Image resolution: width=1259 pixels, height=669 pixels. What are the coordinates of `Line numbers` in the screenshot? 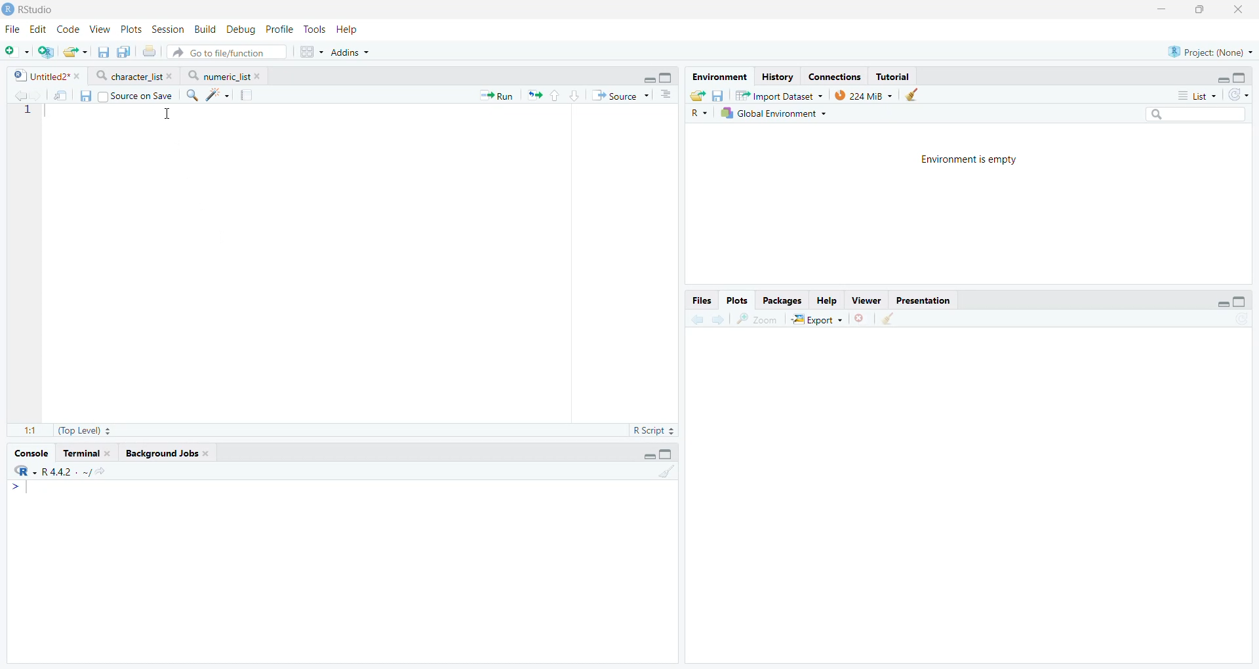 It's located at (28, 113).